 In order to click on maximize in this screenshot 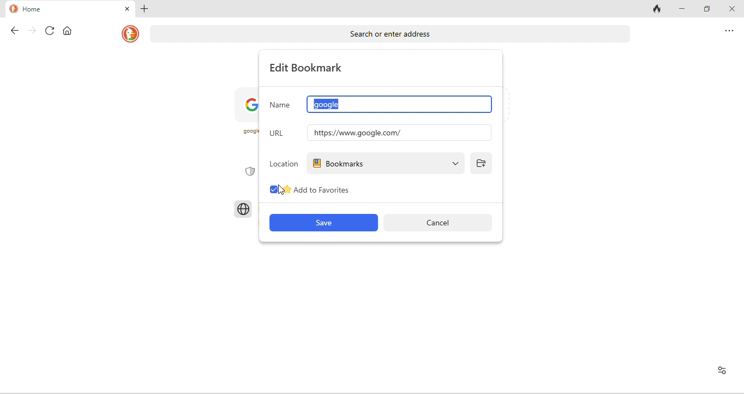, I will do `click(705, 9)`.